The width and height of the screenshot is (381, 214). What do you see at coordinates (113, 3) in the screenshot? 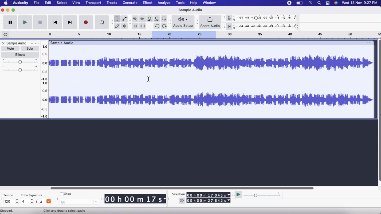
I see `tracks` at bounding box center [113, 3].